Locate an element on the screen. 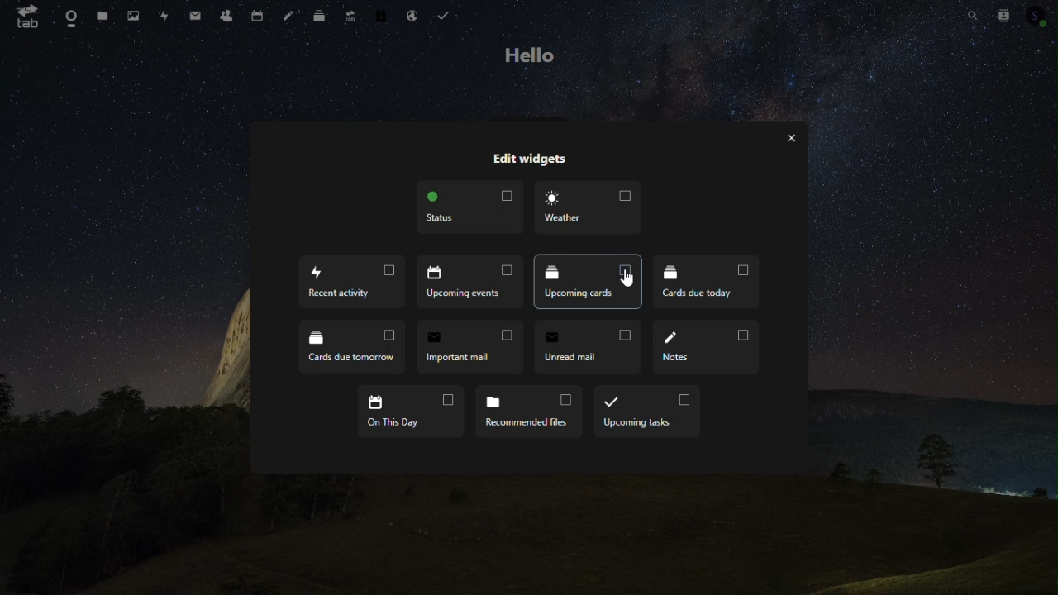  Email hosting is located at coordinates (412, 12).